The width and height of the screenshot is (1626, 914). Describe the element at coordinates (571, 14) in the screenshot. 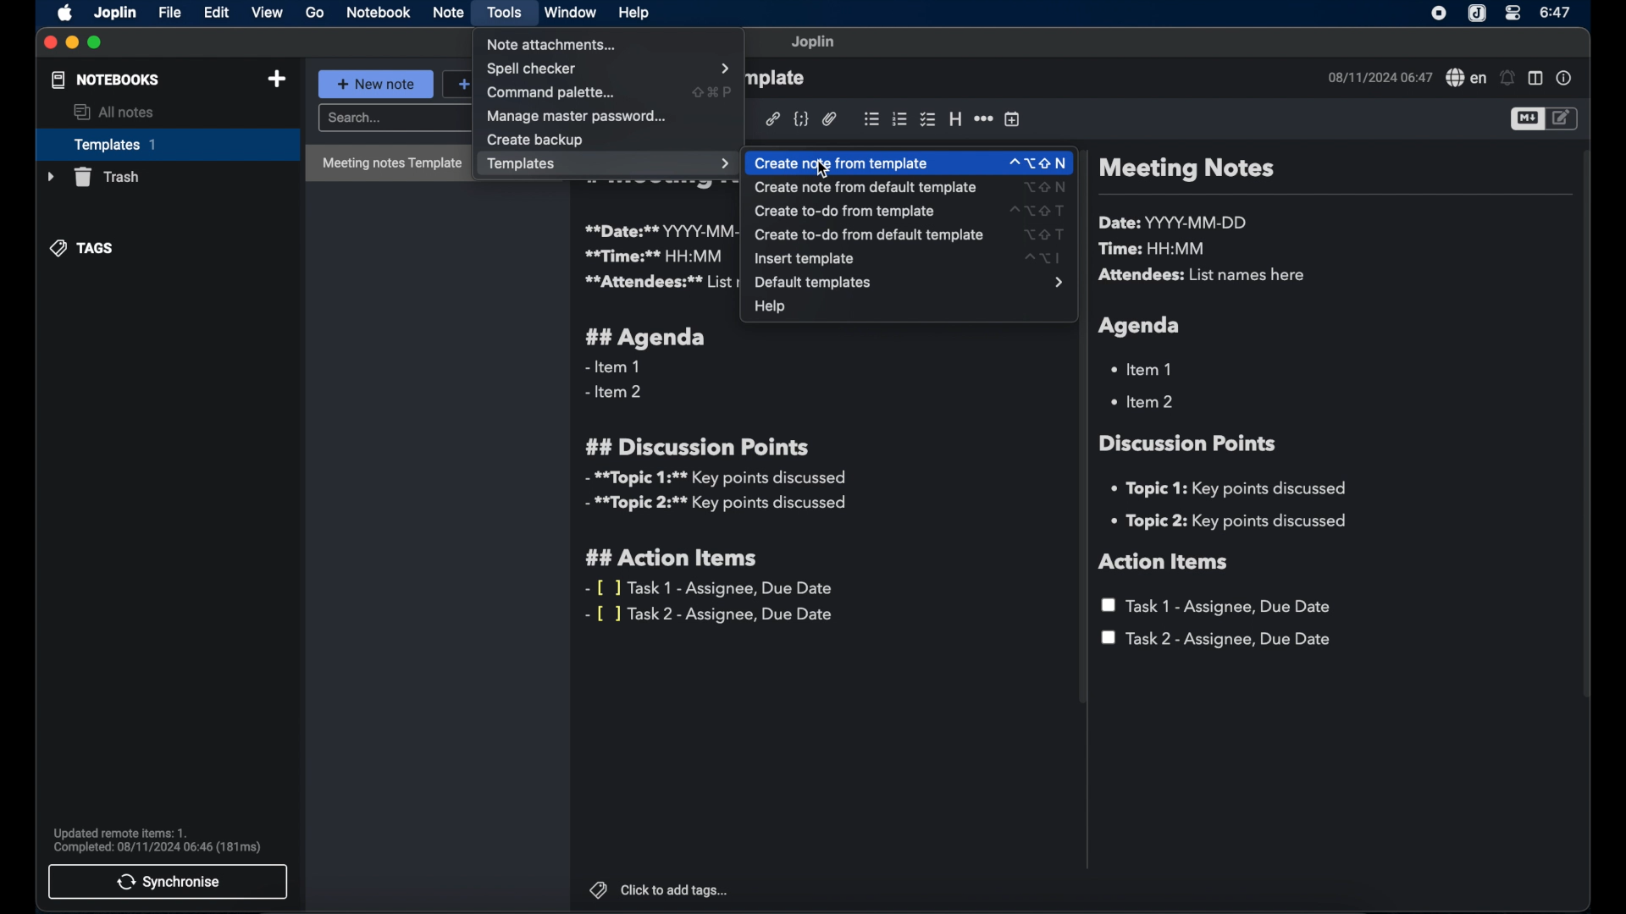

I see `window` at that location.